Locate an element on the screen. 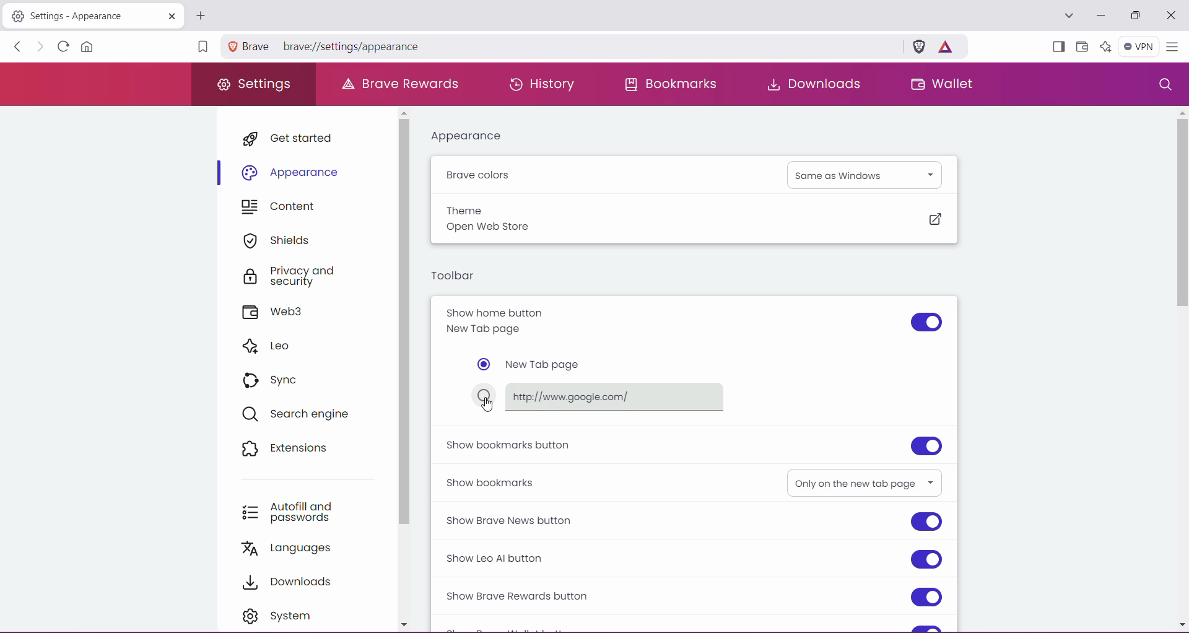 Image resolution: width=1189 pixels, height=633 pixels. Settings location path is located at coordinates (334, 48).